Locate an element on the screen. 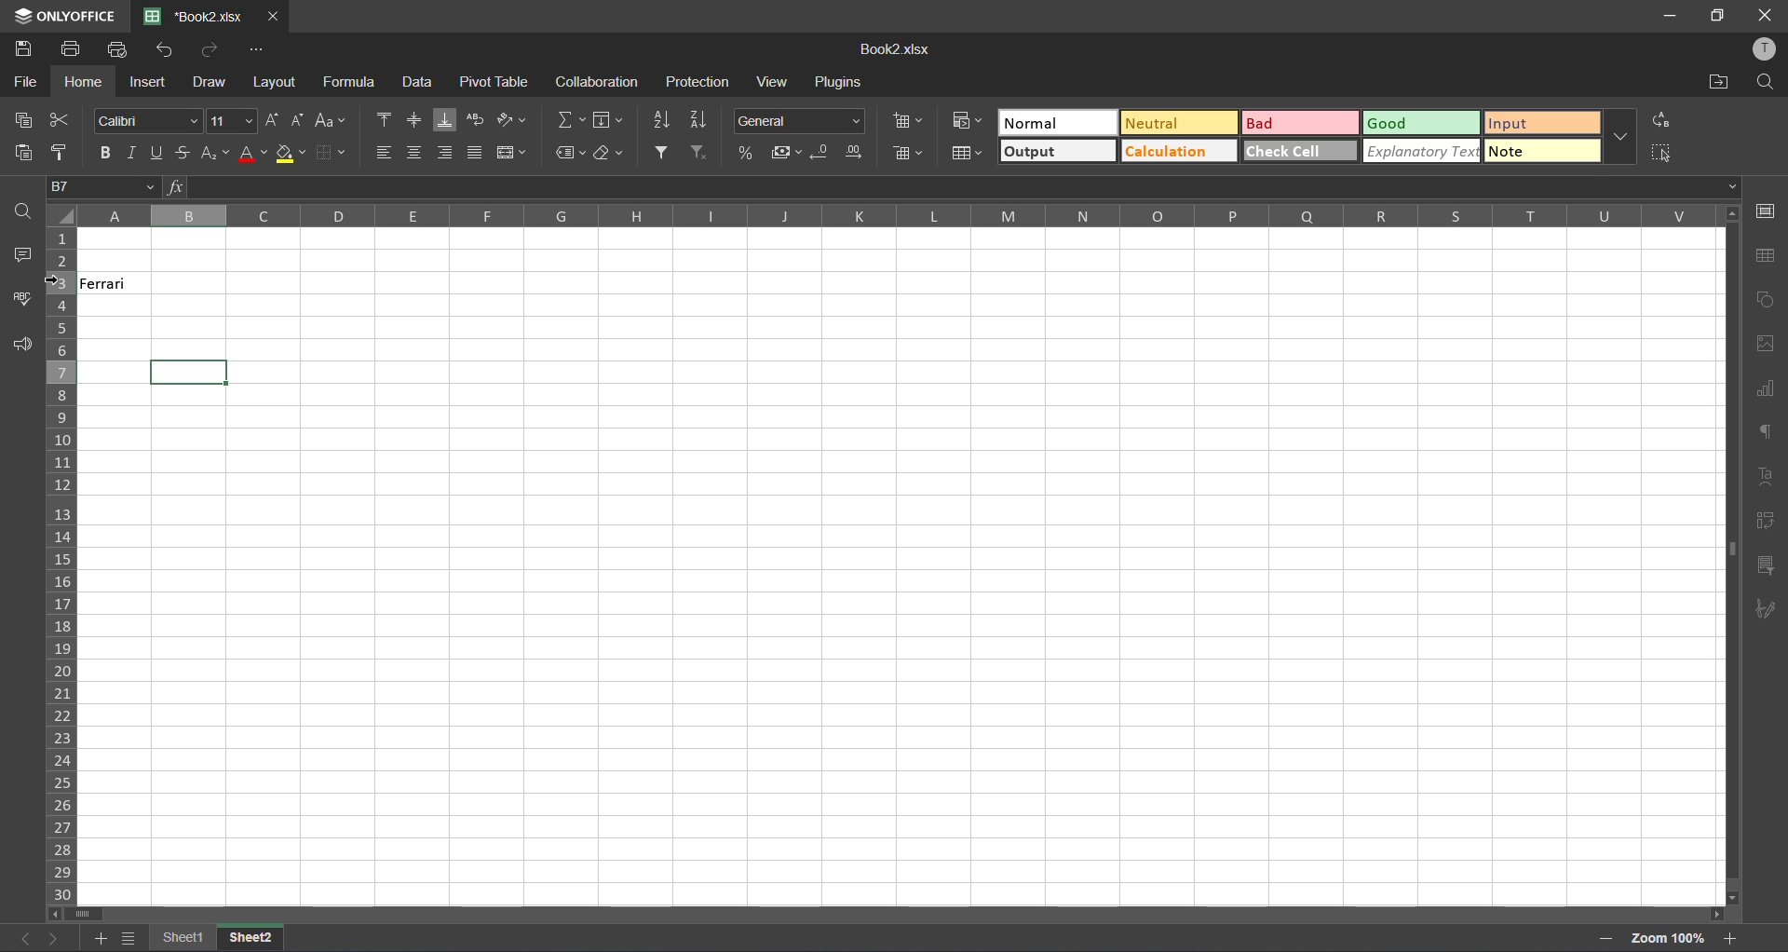 This screenshot has width=1788, height=952. row numbers is located at coordinates (63, 564).